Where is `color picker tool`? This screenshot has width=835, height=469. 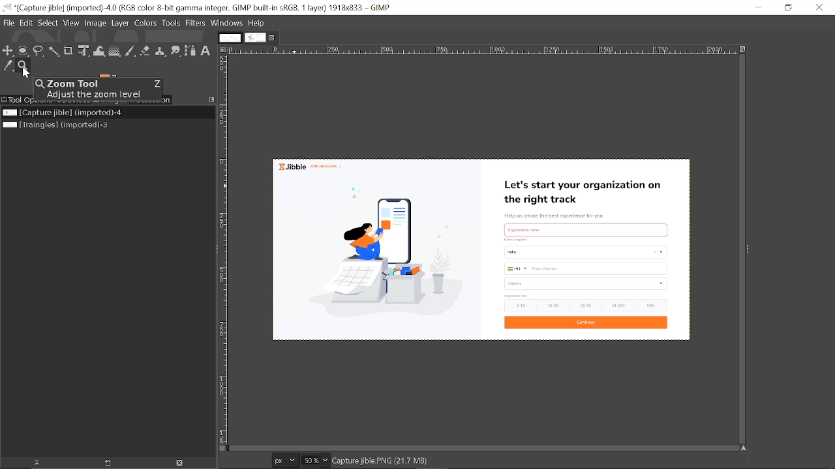
color picker tool is located at coordinates (8, 65).